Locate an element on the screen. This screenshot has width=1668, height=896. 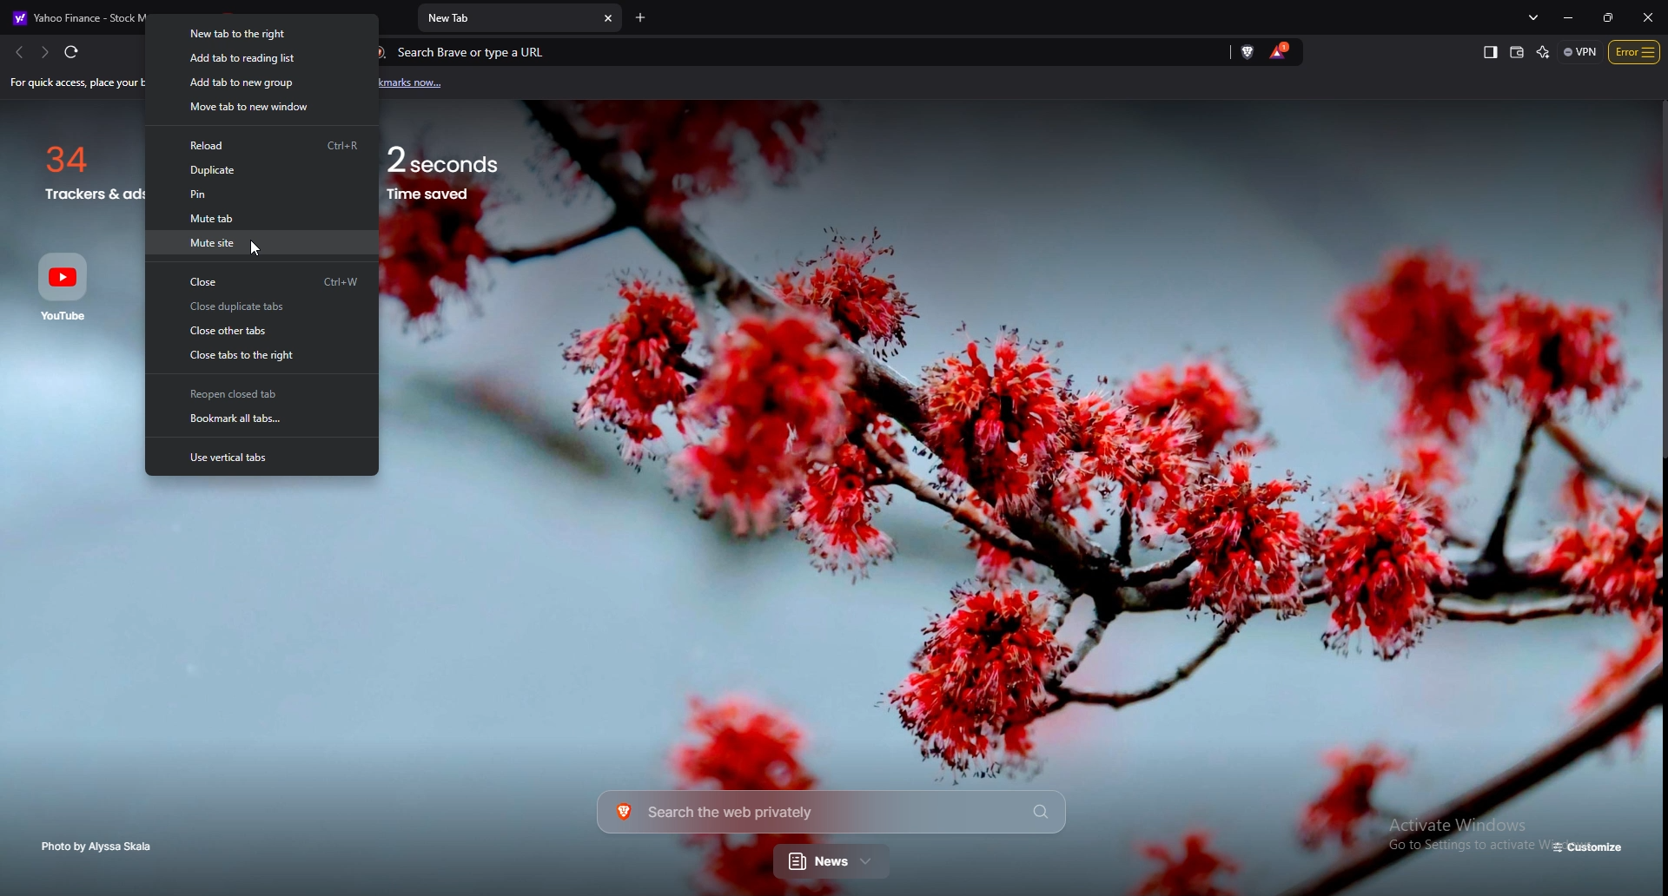
reopen closed tab is located at coordinates (261, 394).